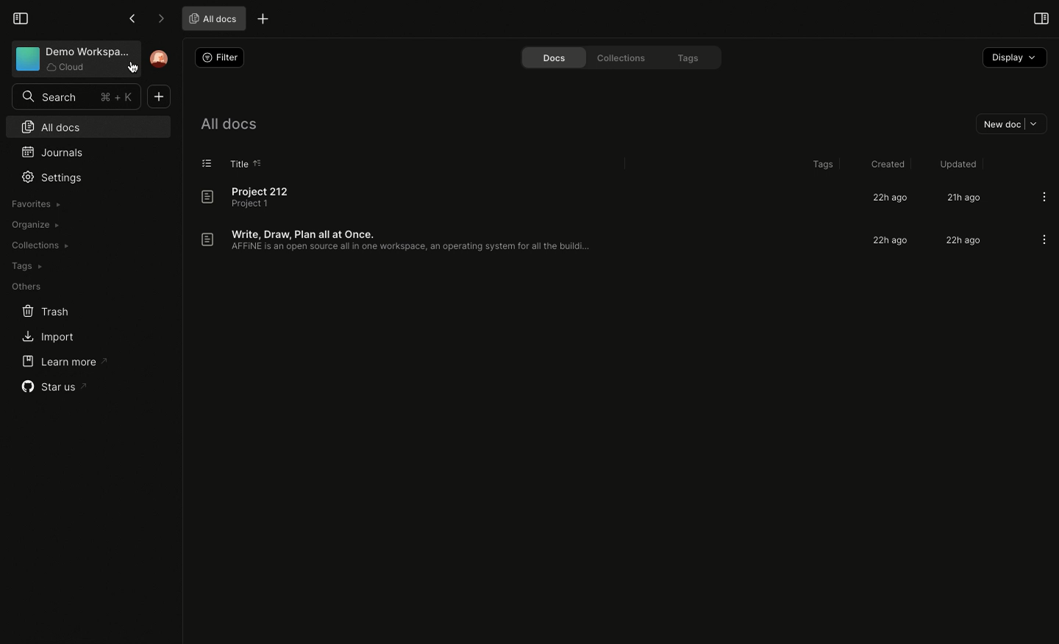 The image size is (1059, 644). I want to click on Search, so click(76, 96).